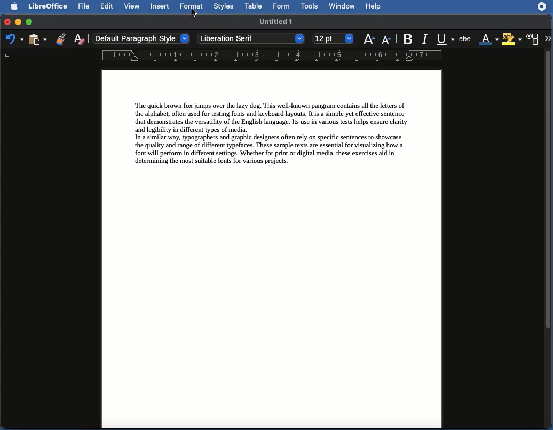 This screenshot has height=430, width=553. What do you see at coordinates (467, 39) in the screenshot?
I see `Strikethrough` at bounding box center [467, 39].